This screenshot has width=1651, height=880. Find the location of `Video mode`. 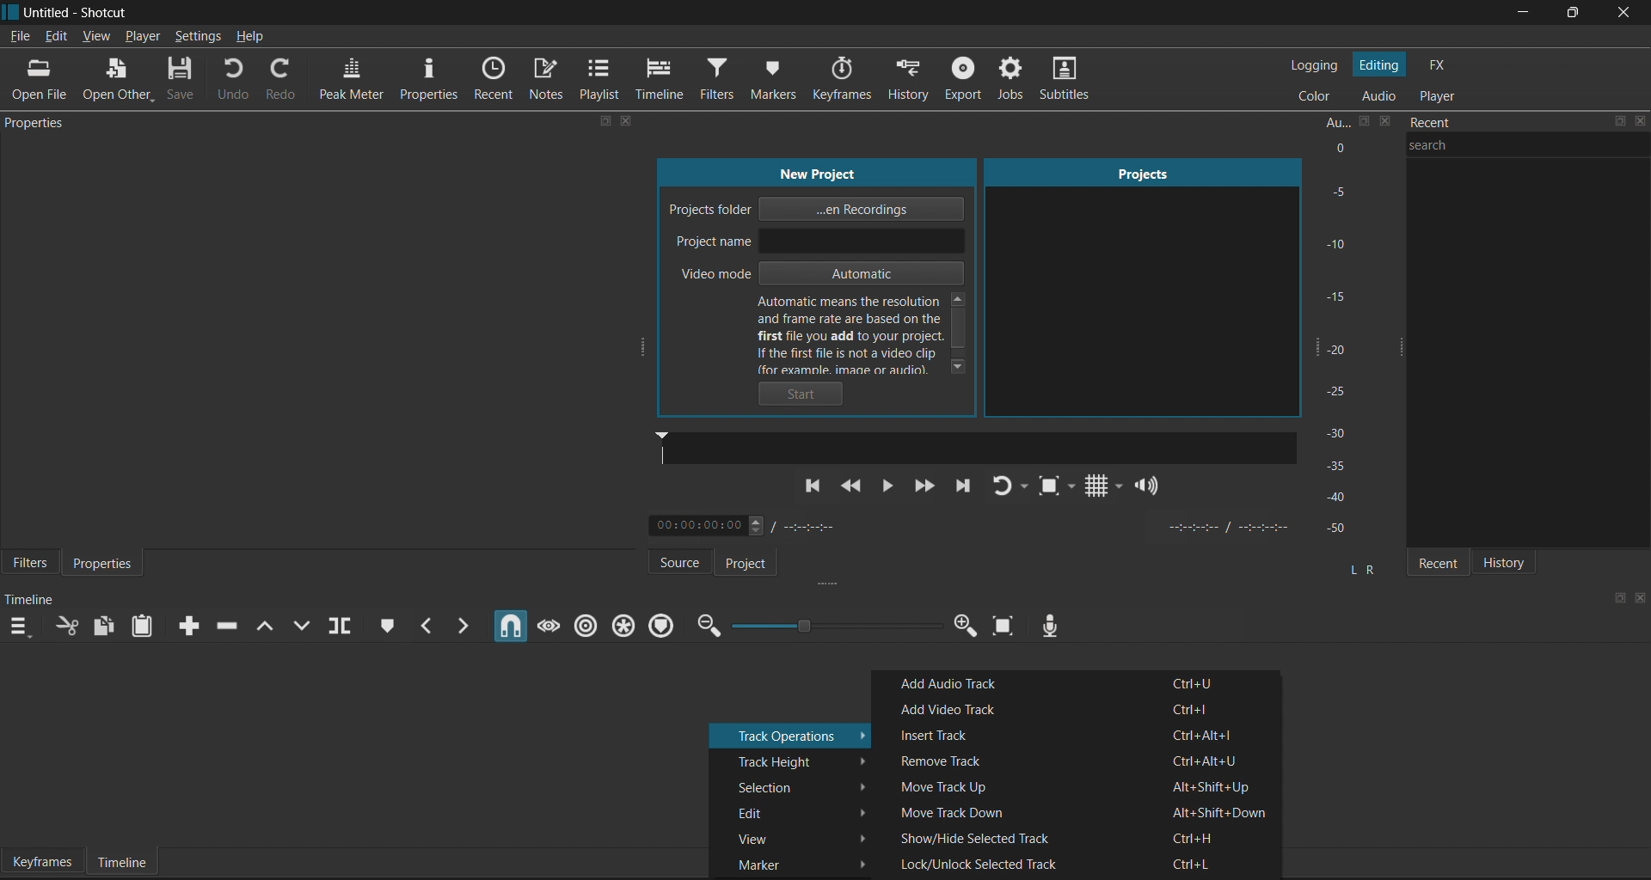

Video mode is located at coordinates (817, 275).